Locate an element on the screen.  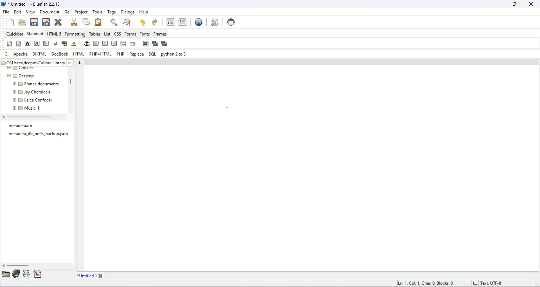
line number is located at coordinates (80, 165).